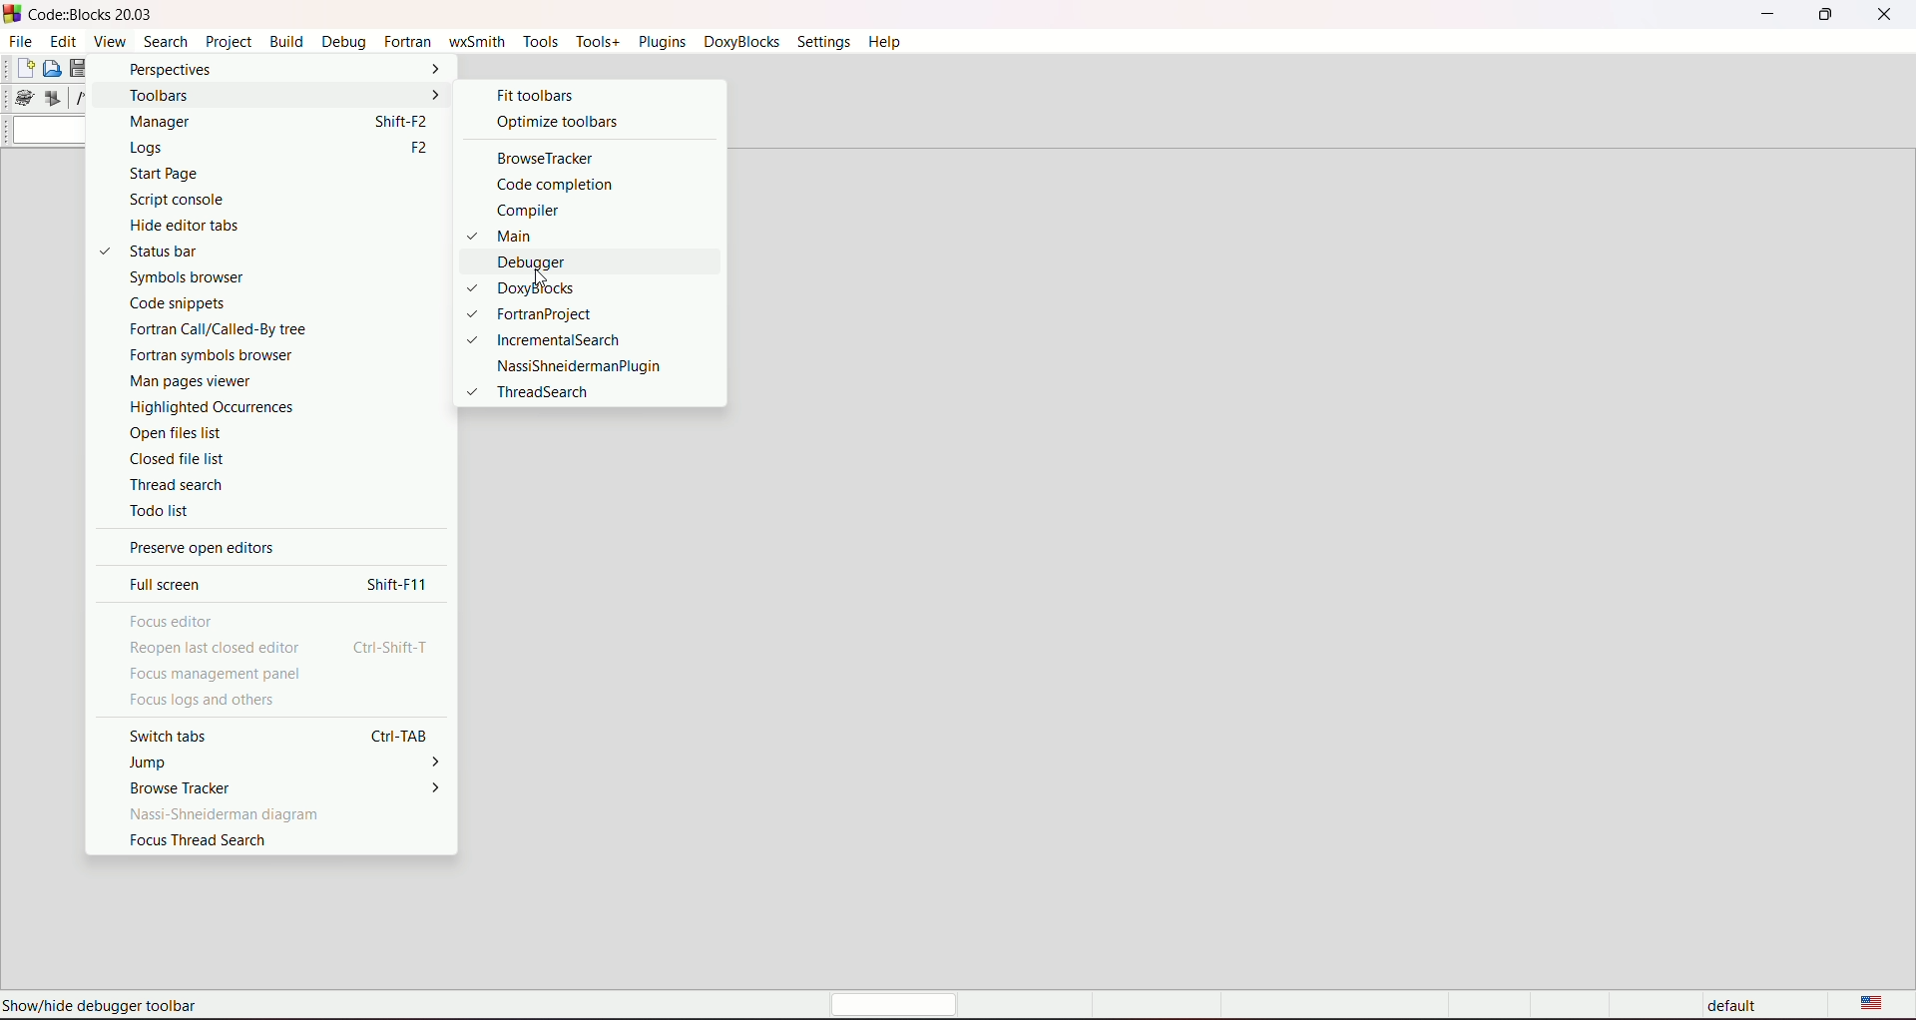 This screenshot has width=1916, height=1020. Describe the element at coordinates (248, 95) in the screenshot. I see `toolbars` at that location.